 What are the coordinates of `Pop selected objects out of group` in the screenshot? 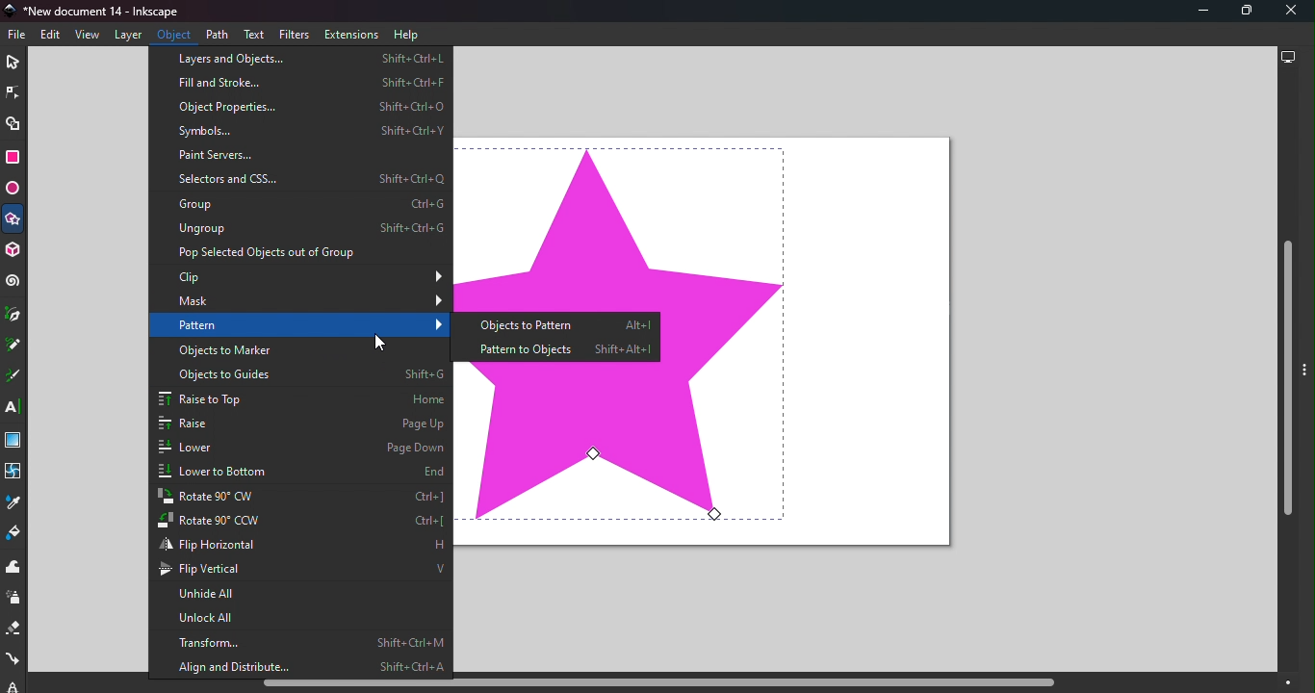 It's located at (308, 251).